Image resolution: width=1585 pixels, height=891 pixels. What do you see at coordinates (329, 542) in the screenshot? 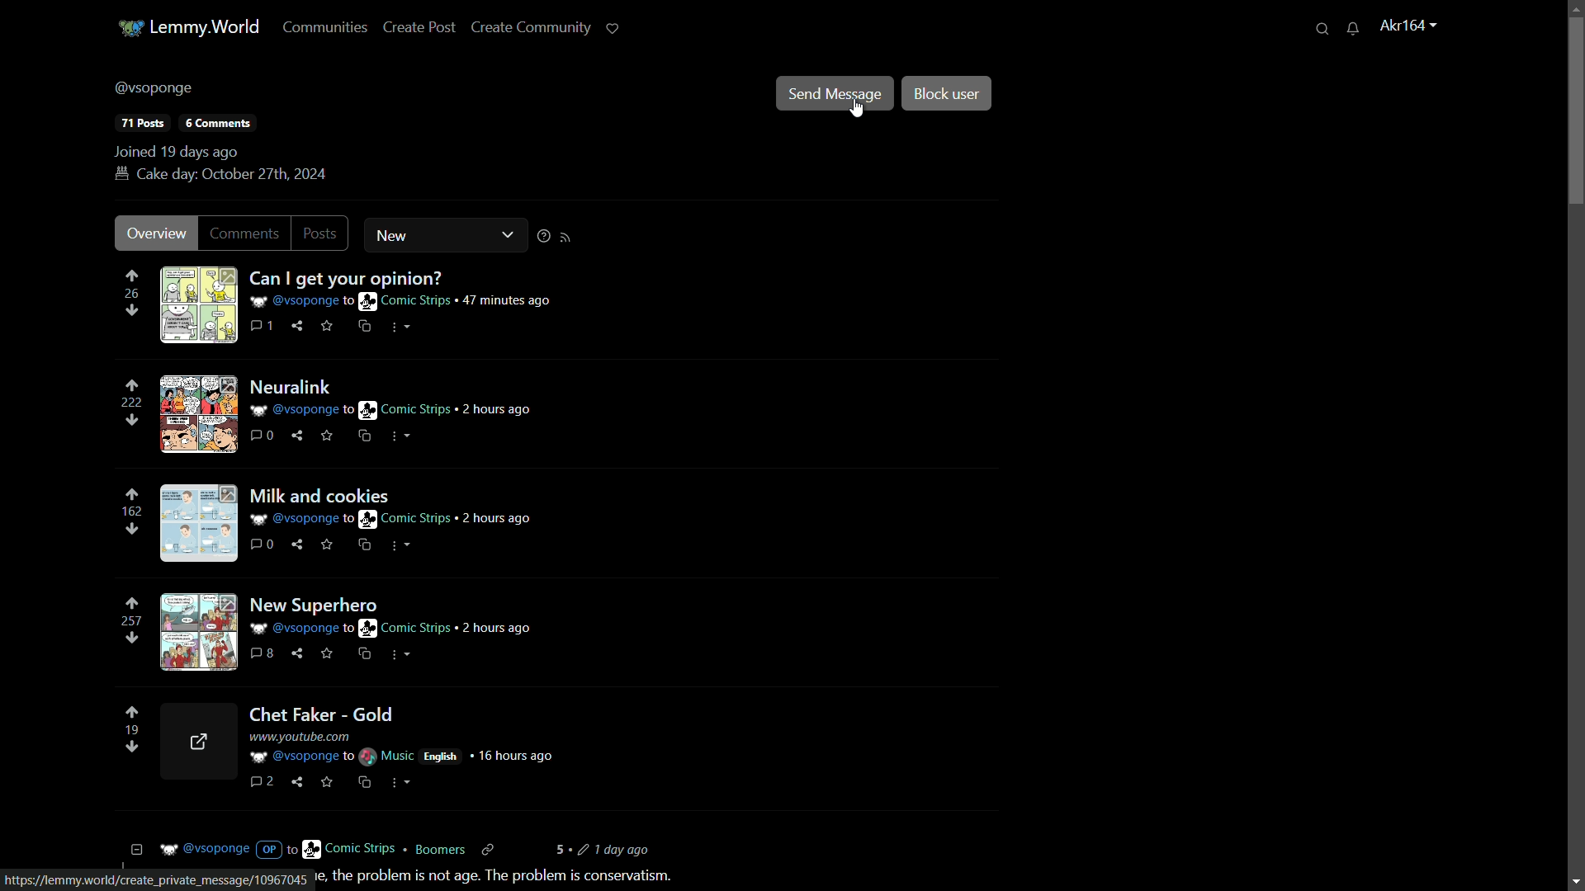
I see `save` at bounding box center [329, 542].